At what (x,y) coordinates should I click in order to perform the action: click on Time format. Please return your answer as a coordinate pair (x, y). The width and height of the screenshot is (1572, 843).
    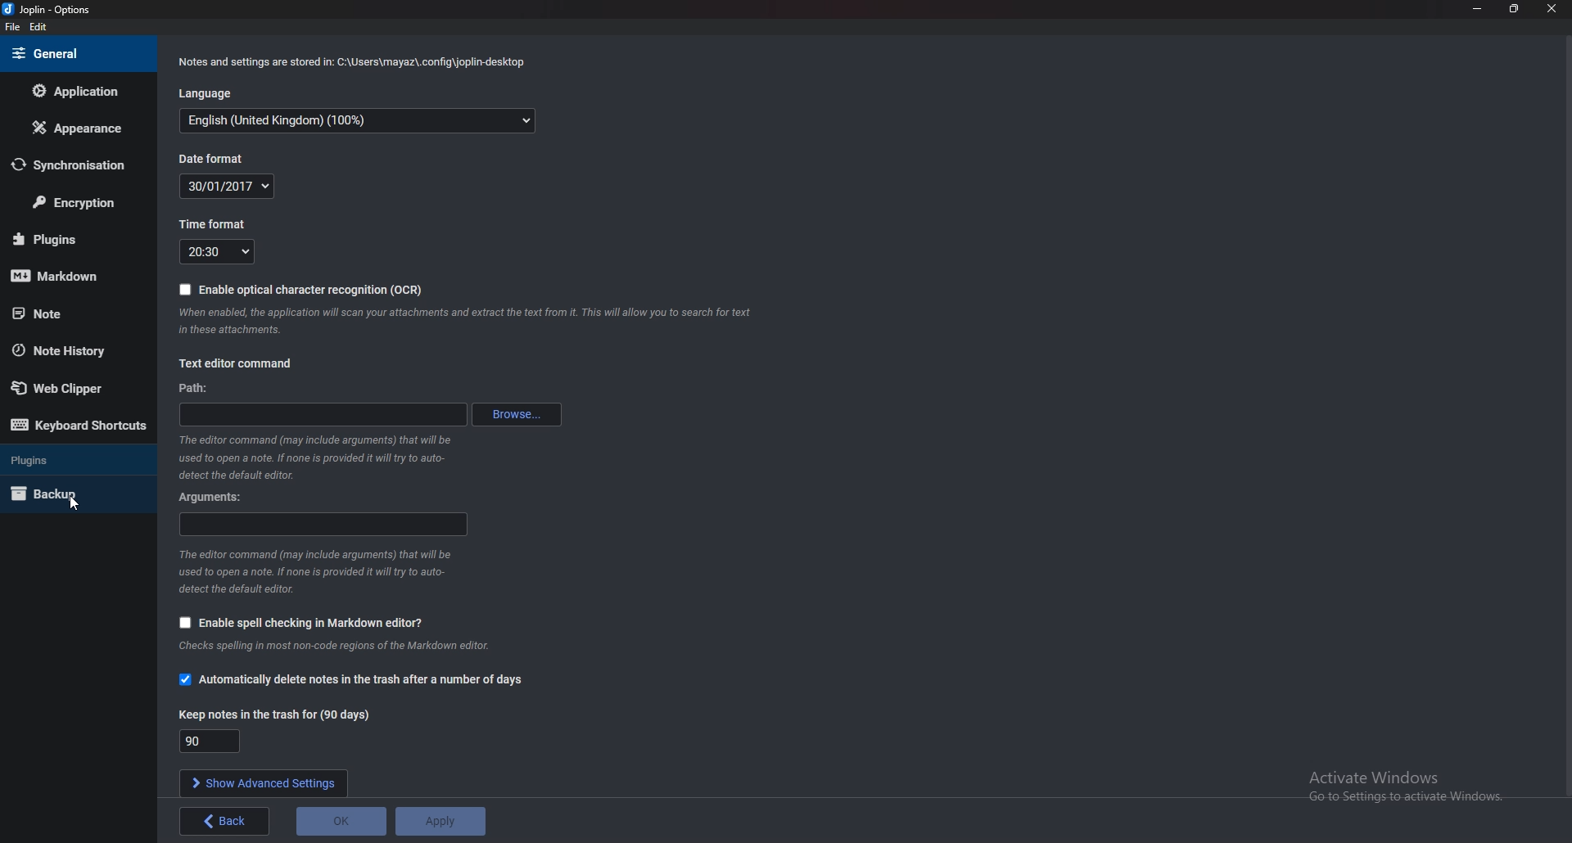
    Looking at the image, I should click on (217, 251).